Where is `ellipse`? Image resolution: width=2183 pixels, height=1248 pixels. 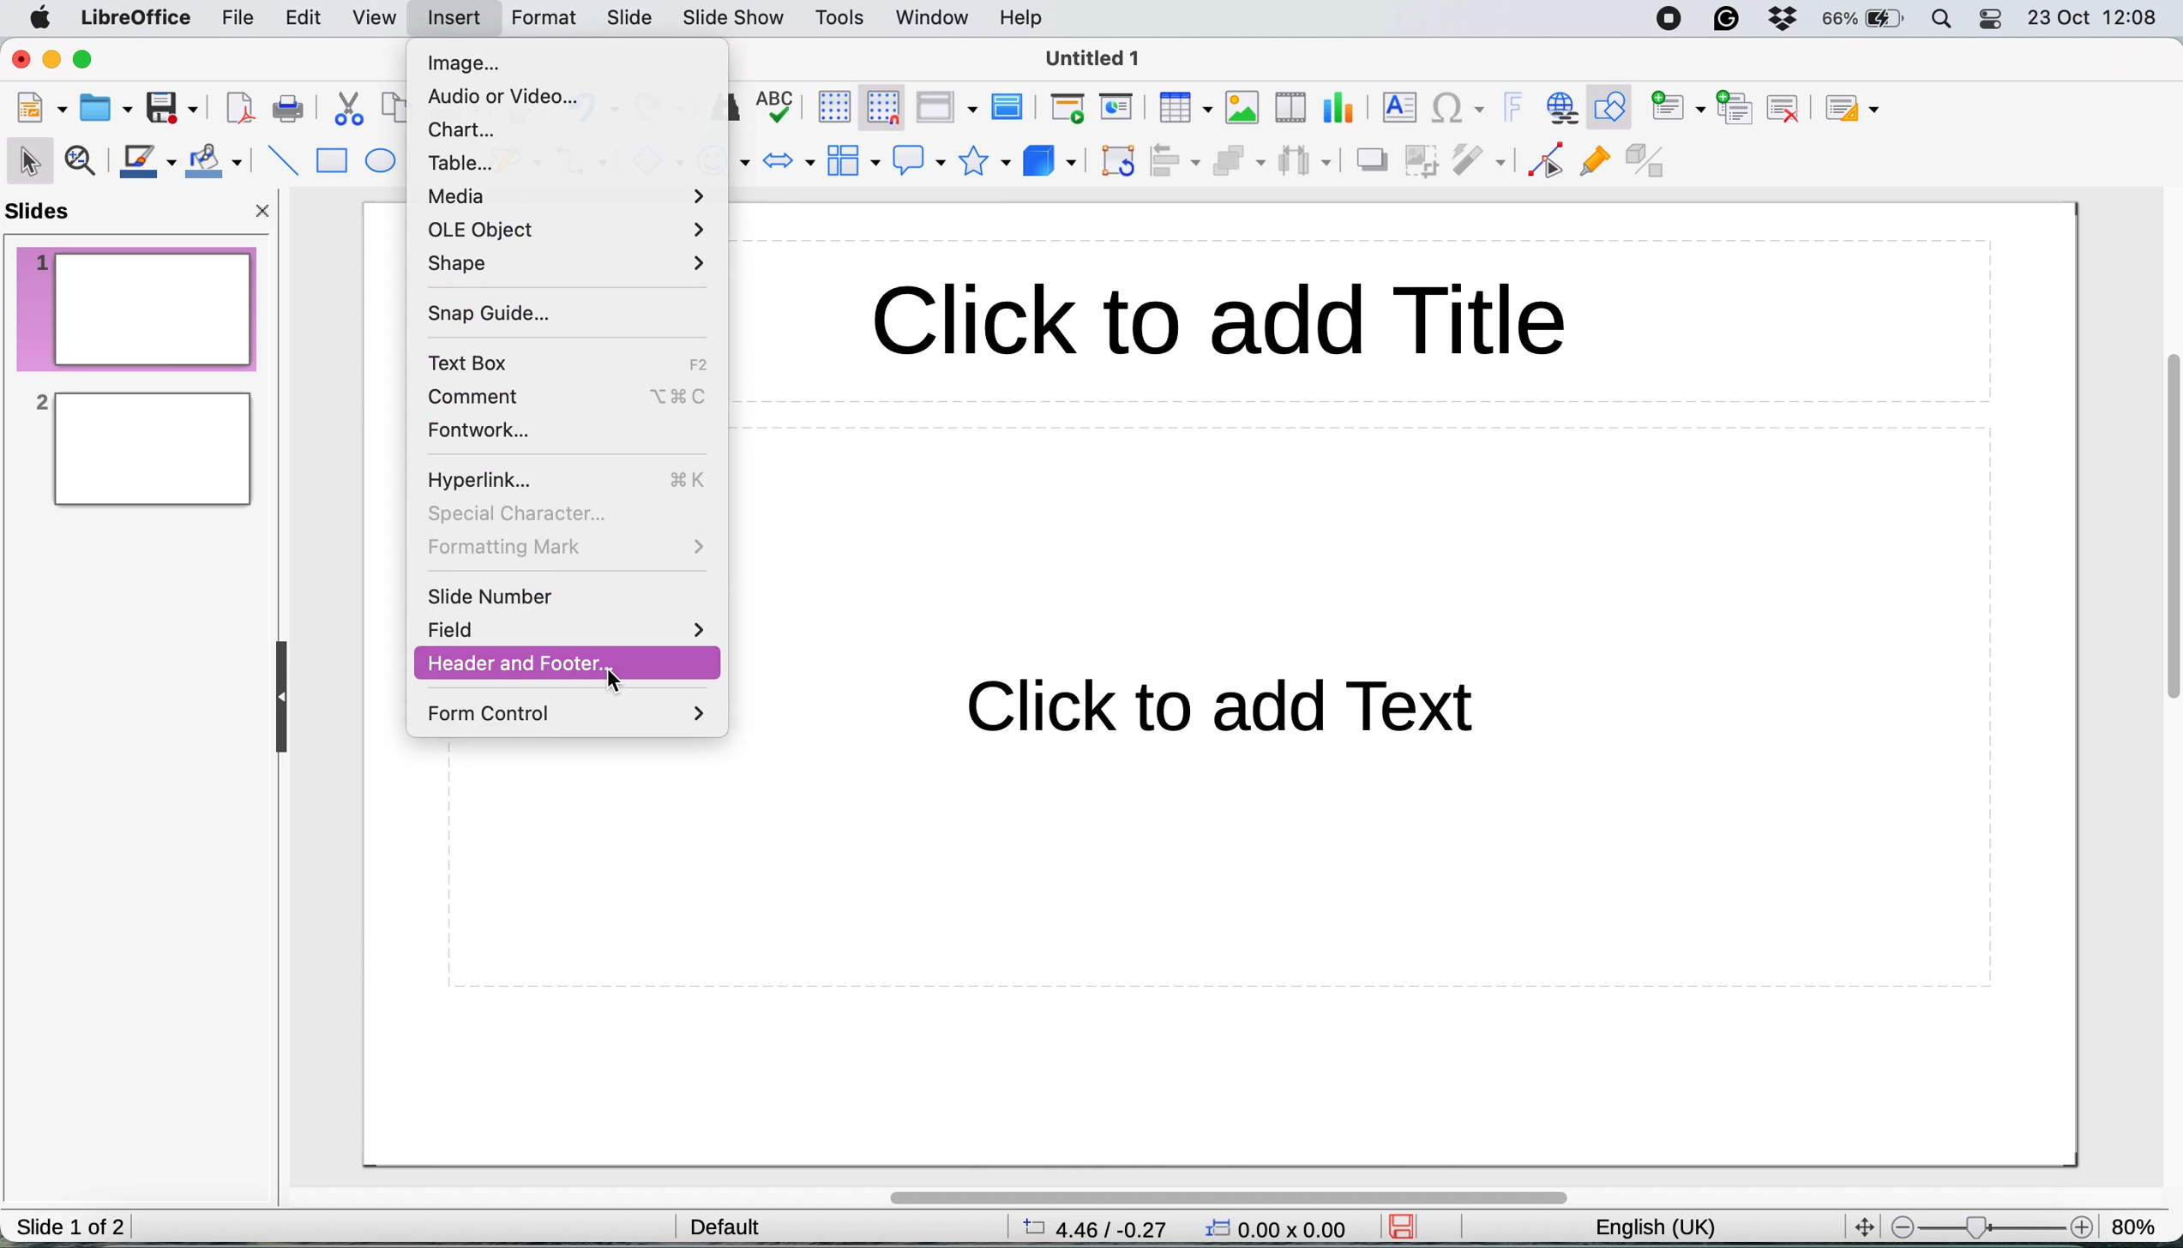 ellipse is located at coordinates (382, 162).